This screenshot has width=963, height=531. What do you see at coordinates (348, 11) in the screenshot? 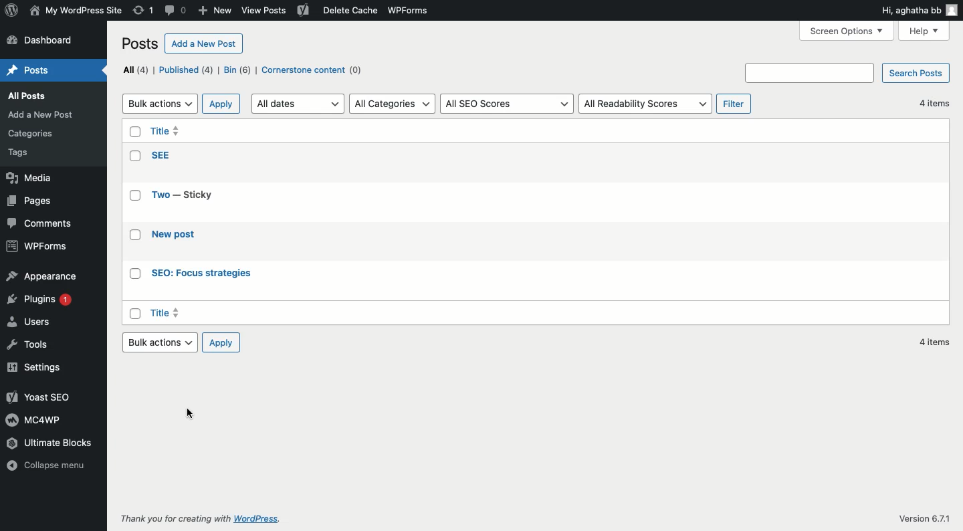
I see `Delete cache` at bounding box center [348, 11].